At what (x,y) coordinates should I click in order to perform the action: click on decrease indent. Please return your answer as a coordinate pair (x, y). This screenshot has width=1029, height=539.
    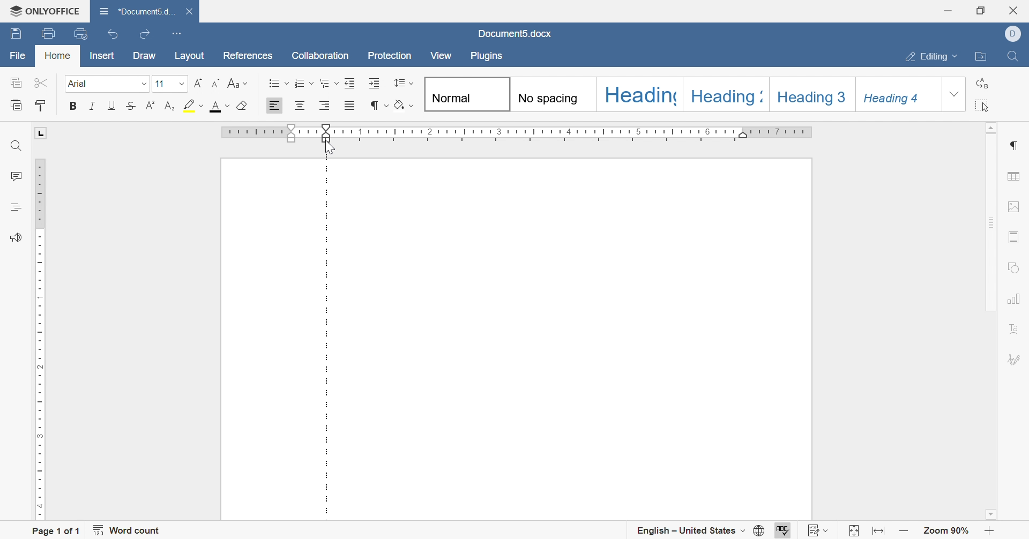
    Looking at the image, I should click on (351, 83).